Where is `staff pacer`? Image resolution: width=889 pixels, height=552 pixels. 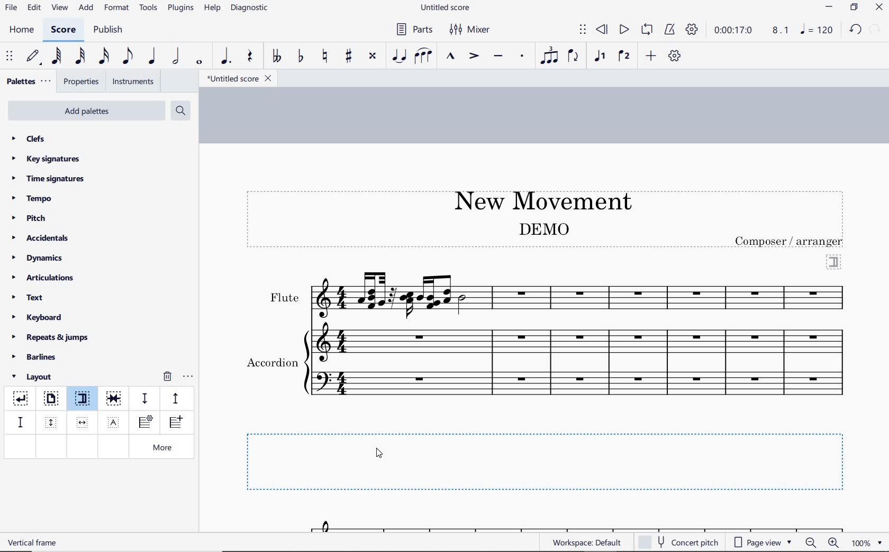 staff pacer is located at coordinates (174, 398).